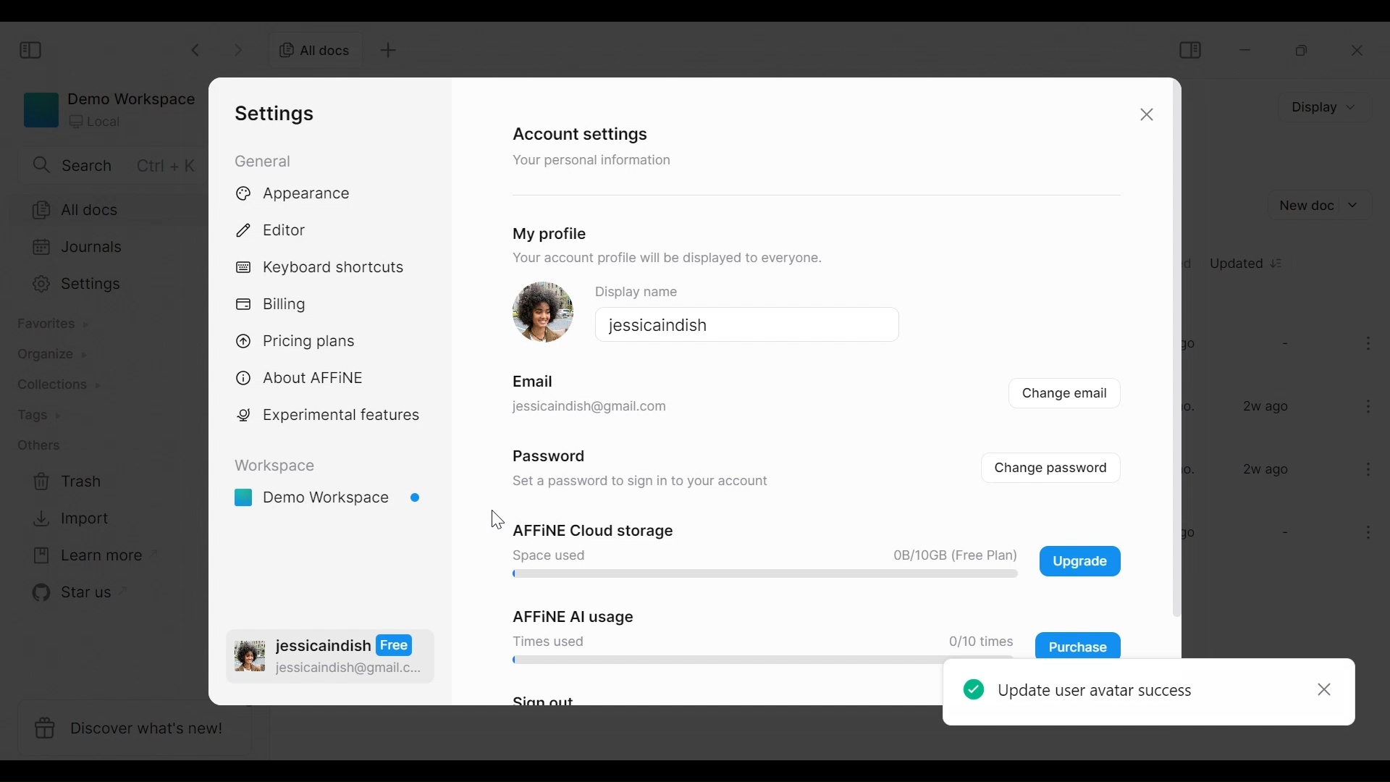 The image size is (1390, 782). Describe the element at coordinates (715, 661) in the screenshot. I see `progress bar` at that location.